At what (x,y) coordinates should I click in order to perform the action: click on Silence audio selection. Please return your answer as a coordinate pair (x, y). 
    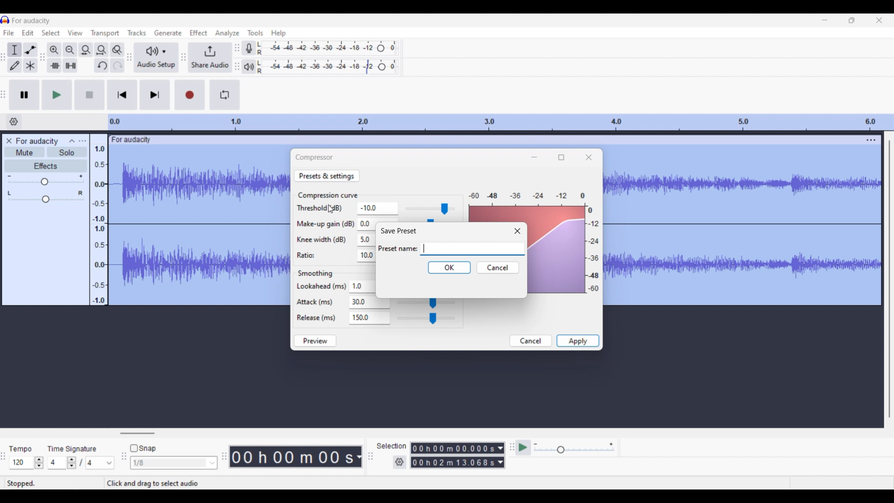
    Looking at the image, I should click on (71, 65).